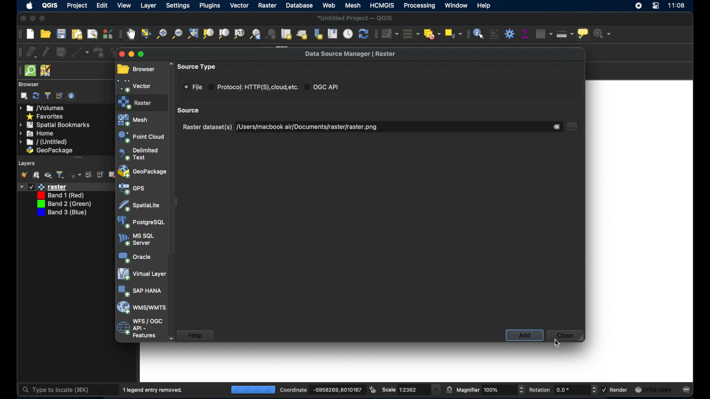  I want to click on deselect features from all layers, so click(431, 34).